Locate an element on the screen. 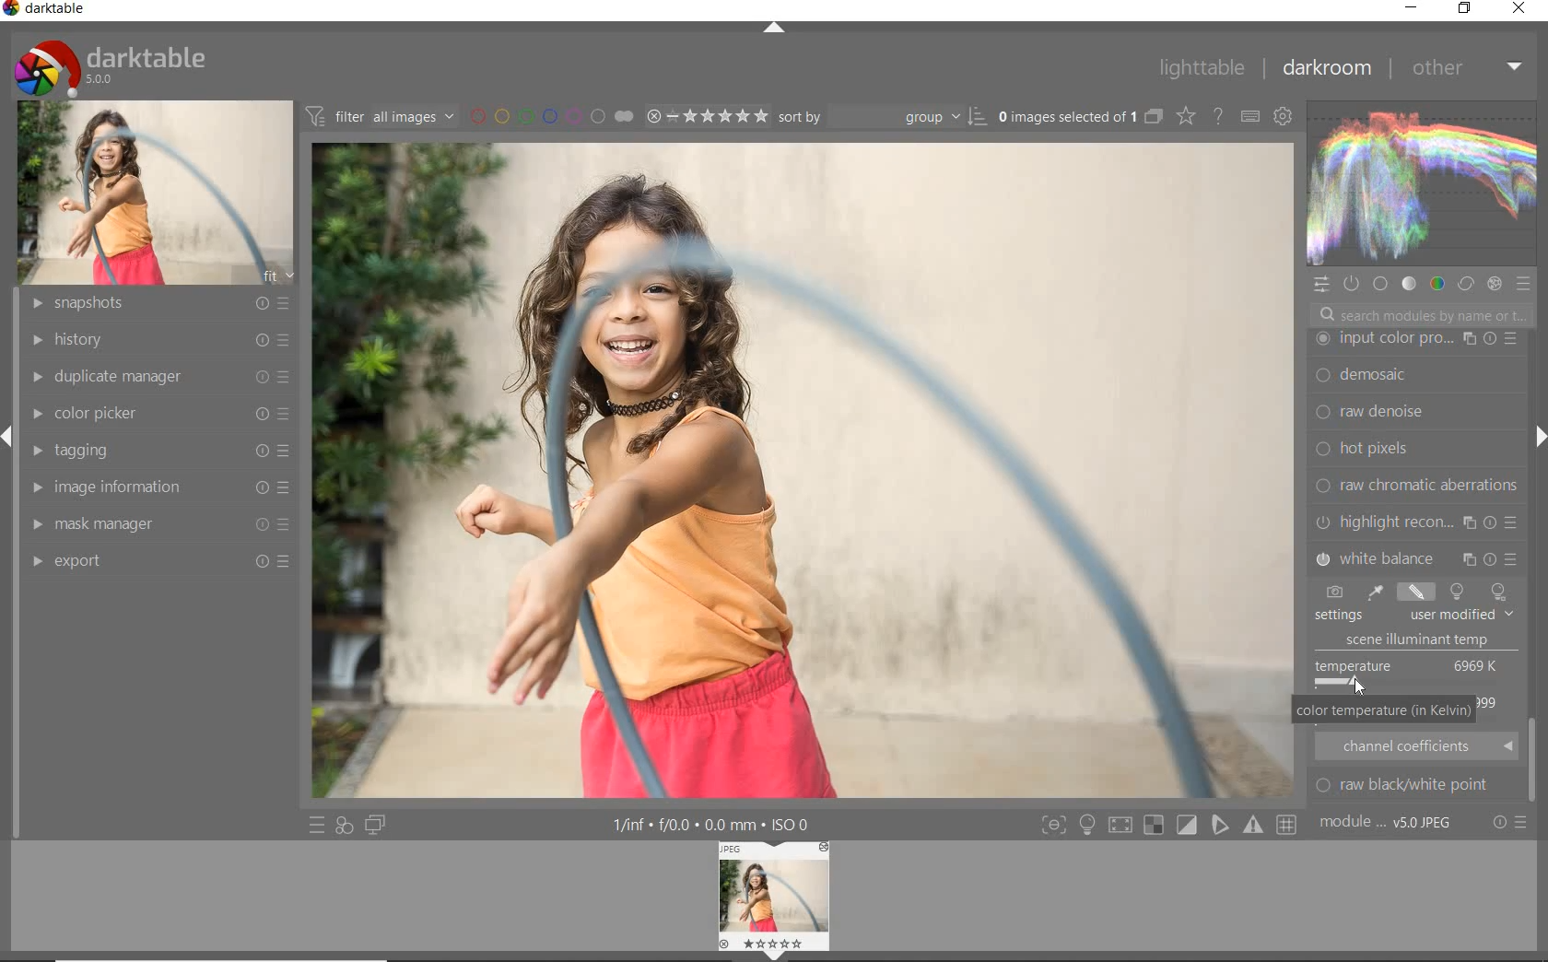  image information is located at coordinates (158, 487).